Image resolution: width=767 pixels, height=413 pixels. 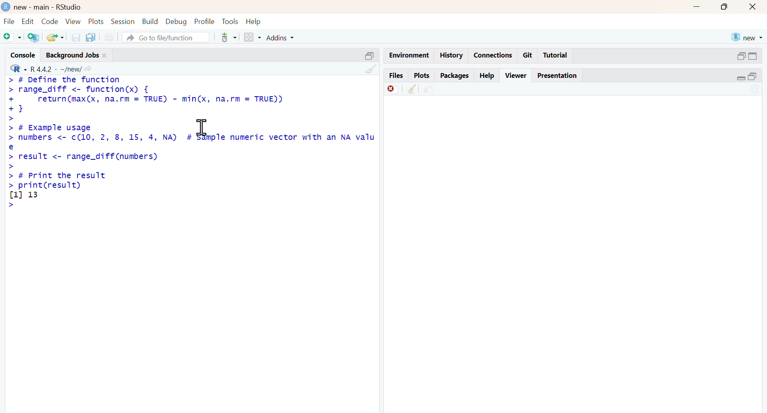 What do you see at coordinates (105, 56) in the screenshot?
I see `close` at bounding box center [105, 56].